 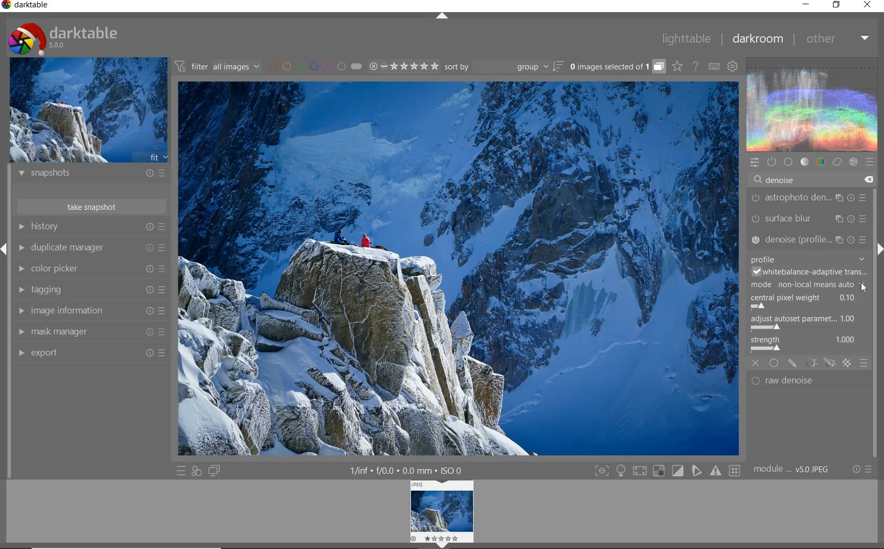 I want to click on image preview, so click(x=88, y=109).